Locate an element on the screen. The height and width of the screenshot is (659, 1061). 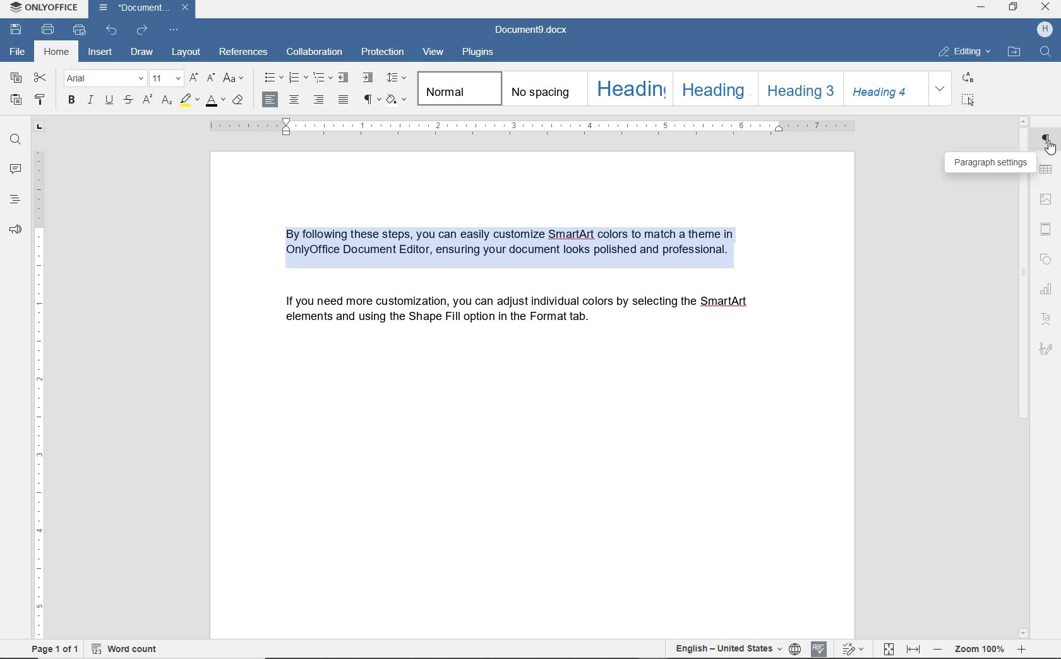
change case is located at coordinates (234, 77).